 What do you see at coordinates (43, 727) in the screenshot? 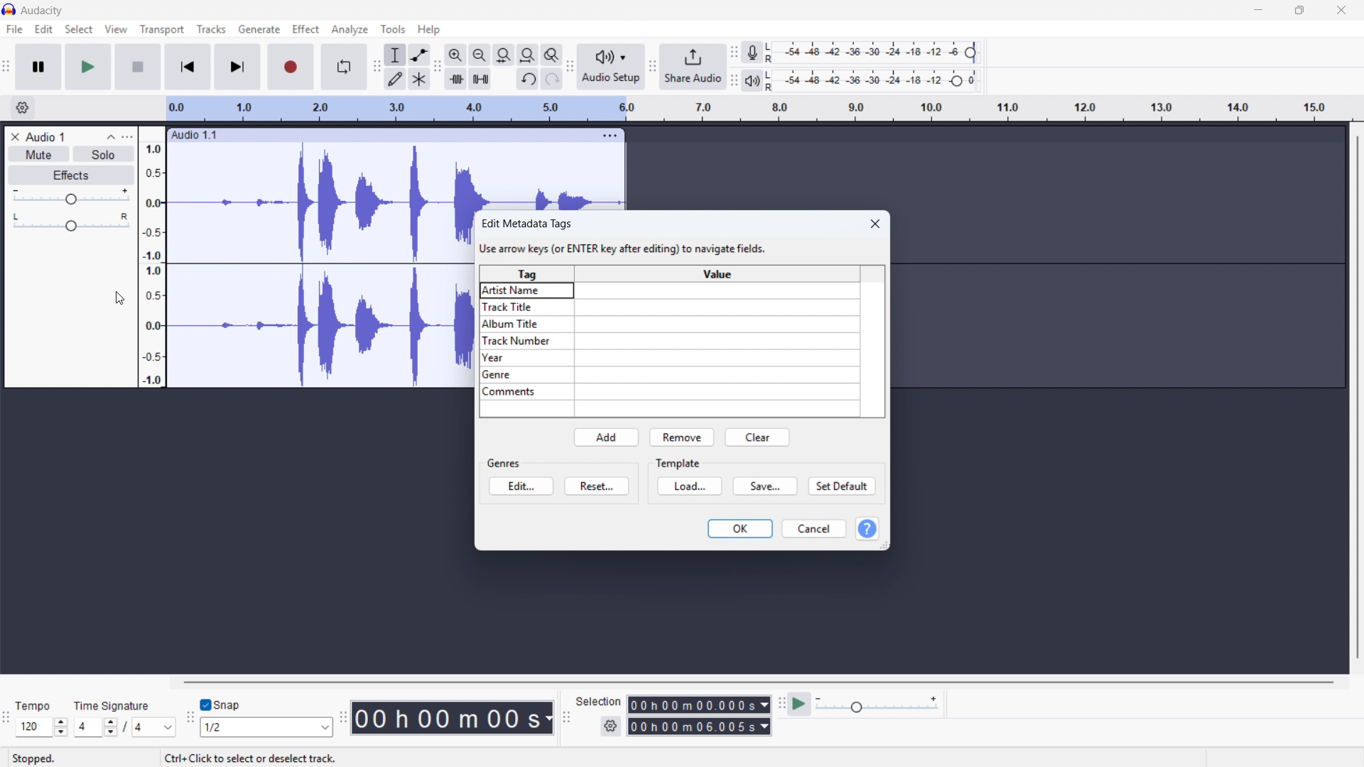
I see `set tempo` at bounding box center [43, 727].